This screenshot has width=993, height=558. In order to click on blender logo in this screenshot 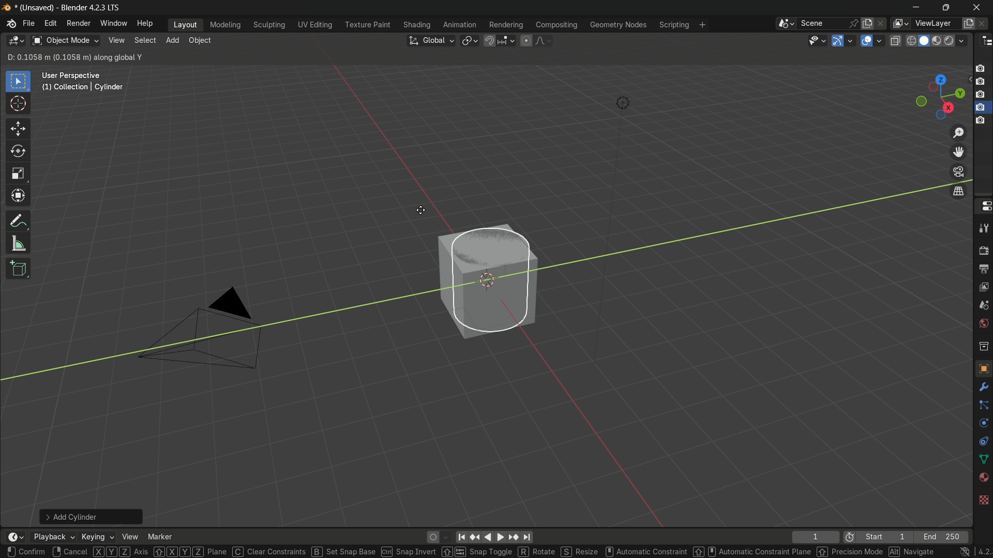, I will do `click(7, 8)`.